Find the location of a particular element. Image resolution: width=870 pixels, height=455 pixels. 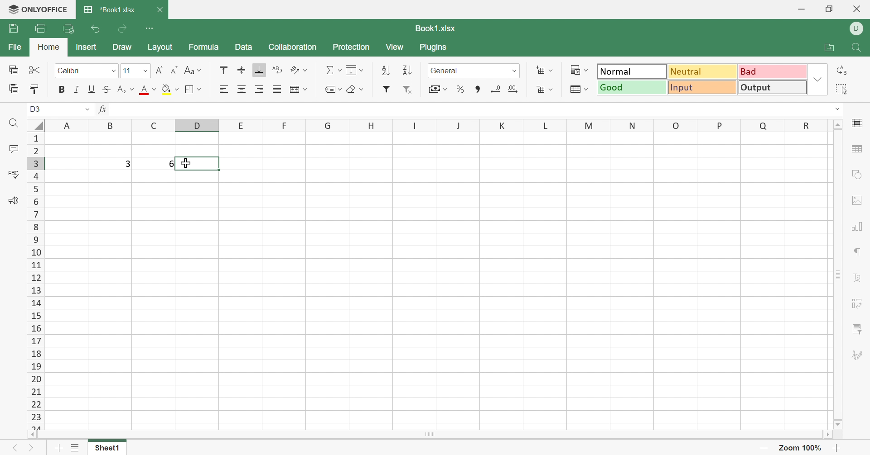

Align right is located at coordinates (259, 89).